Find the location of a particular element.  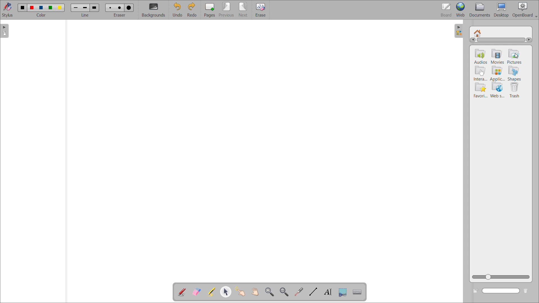

shapes is located at coordinates (515, 73).